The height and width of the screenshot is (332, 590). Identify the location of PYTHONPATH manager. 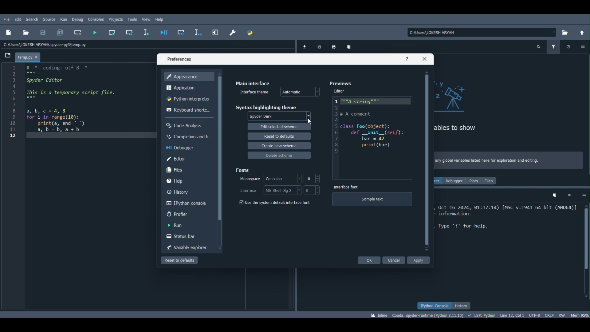
(253, 33).